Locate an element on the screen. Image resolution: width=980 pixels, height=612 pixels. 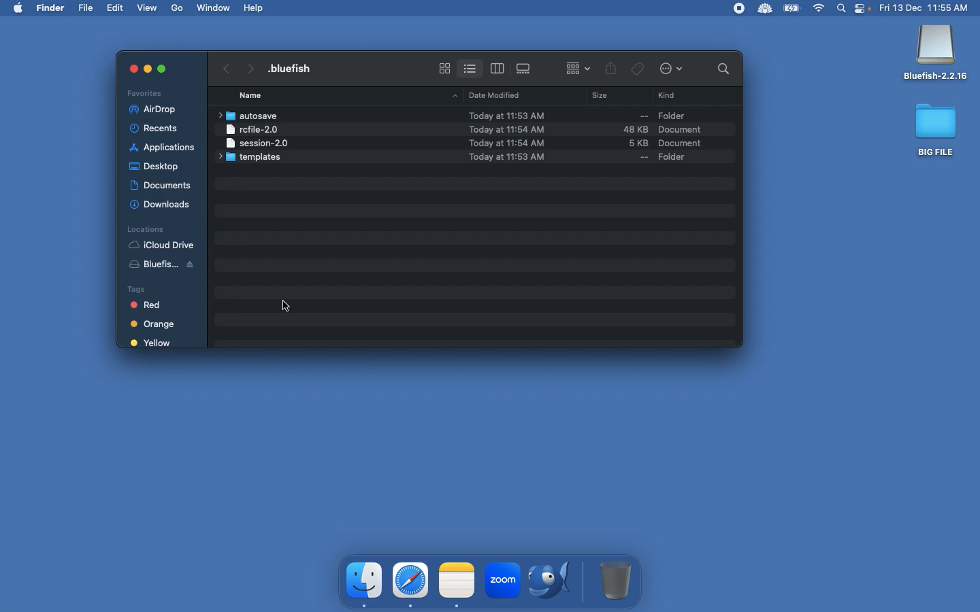
note is located at coordinates (457, 579).